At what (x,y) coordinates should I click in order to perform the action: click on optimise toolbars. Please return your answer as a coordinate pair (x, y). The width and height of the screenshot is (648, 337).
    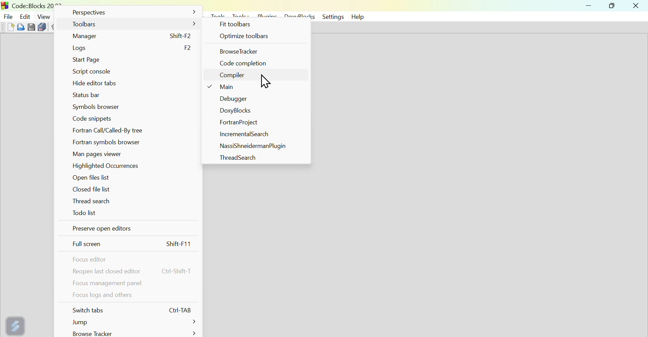
    Looking at the image, I should click on (256, 37).